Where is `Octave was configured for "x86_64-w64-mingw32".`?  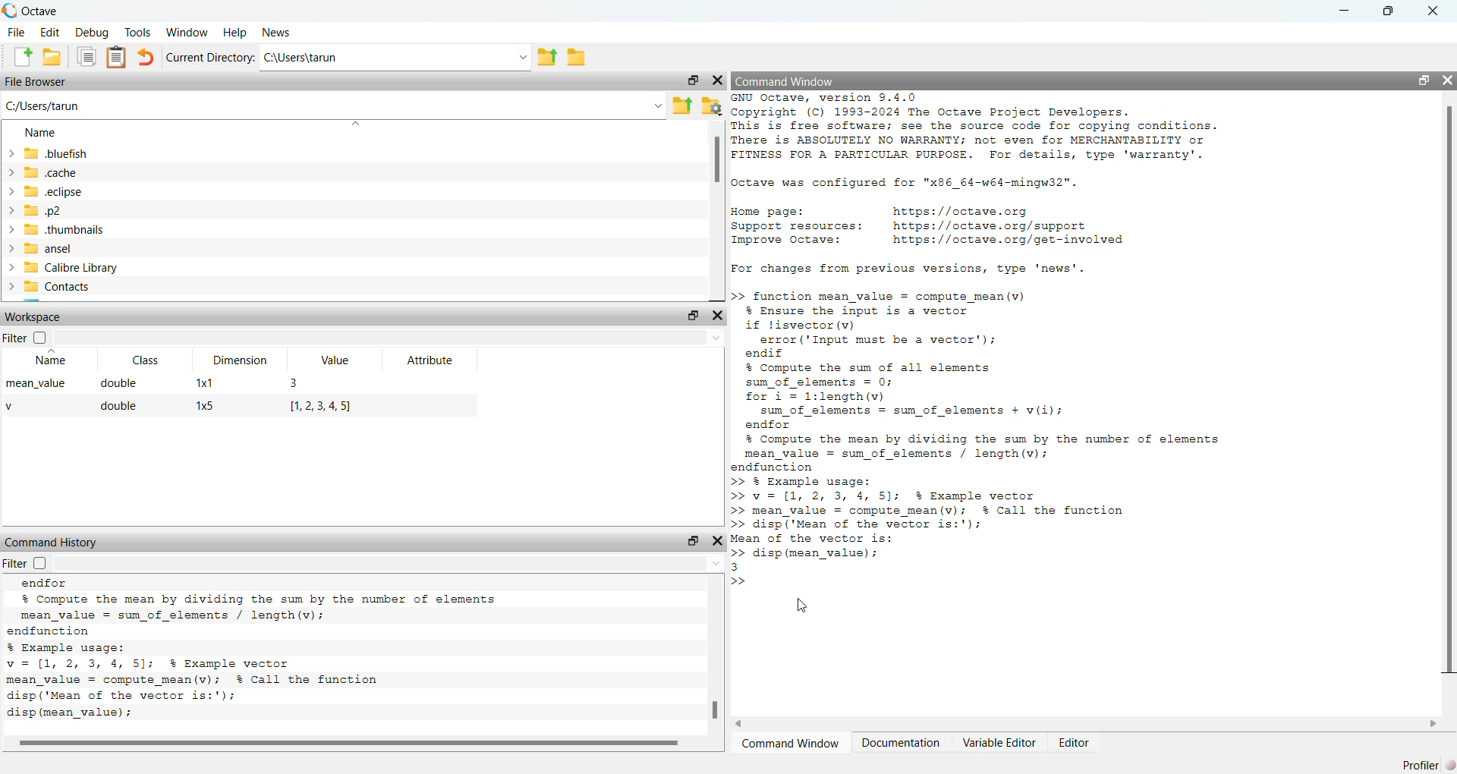 Octave was configured for "x86_64-w64-mingw32". is located at coordinates (906, 184).